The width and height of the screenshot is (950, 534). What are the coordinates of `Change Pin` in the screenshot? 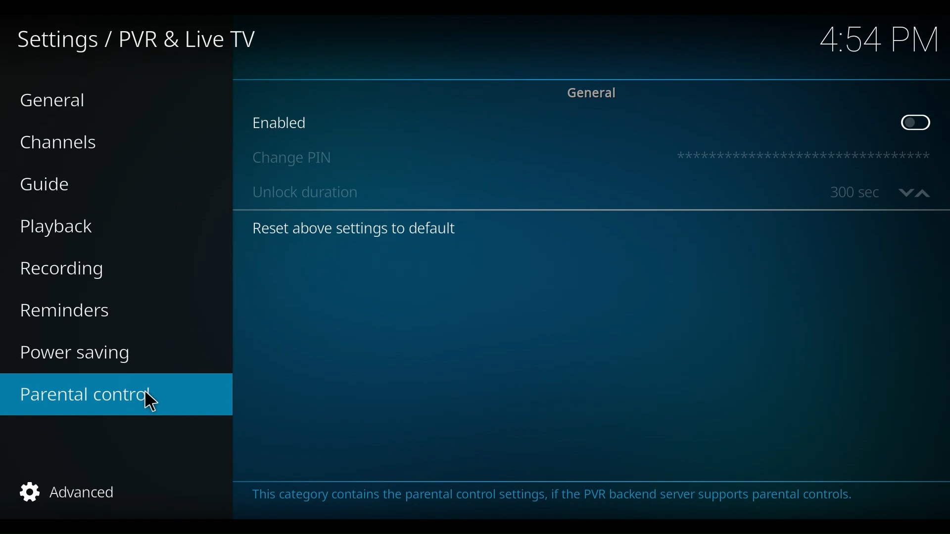 It's located at (456, 157).